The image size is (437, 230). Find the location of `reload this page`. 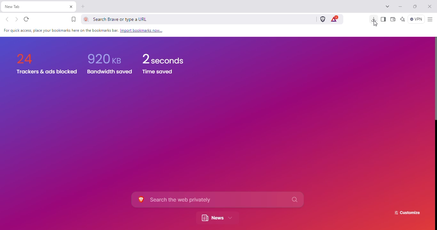

reload this page is located at coordinates (26, 20).